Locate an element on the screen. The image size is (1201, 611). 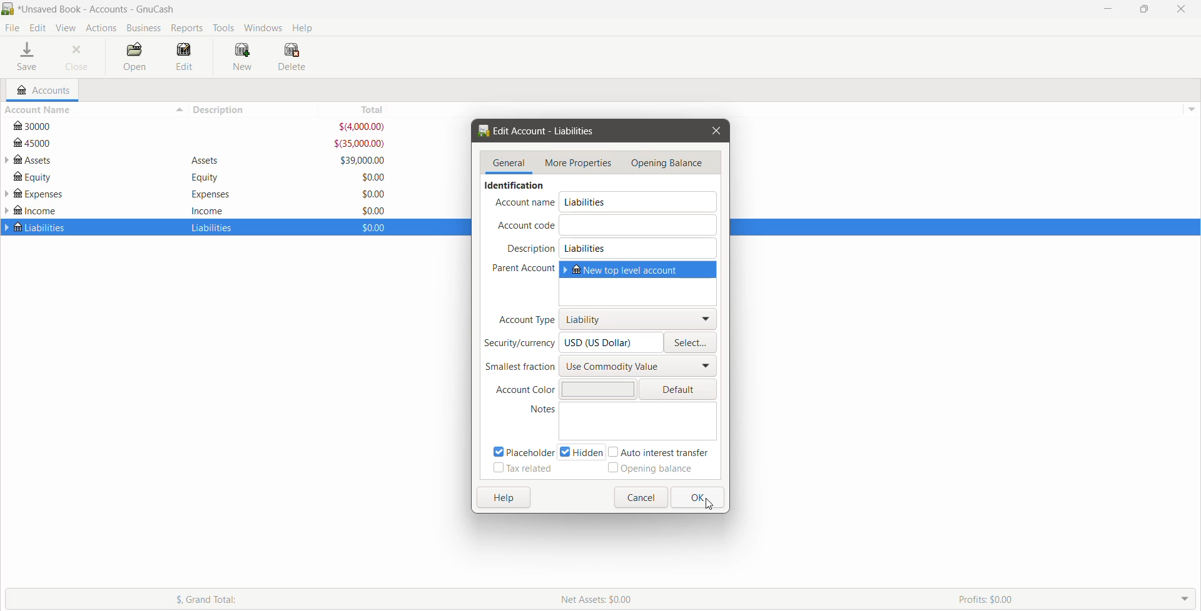
Set currency is located at coordinates (612, 342).